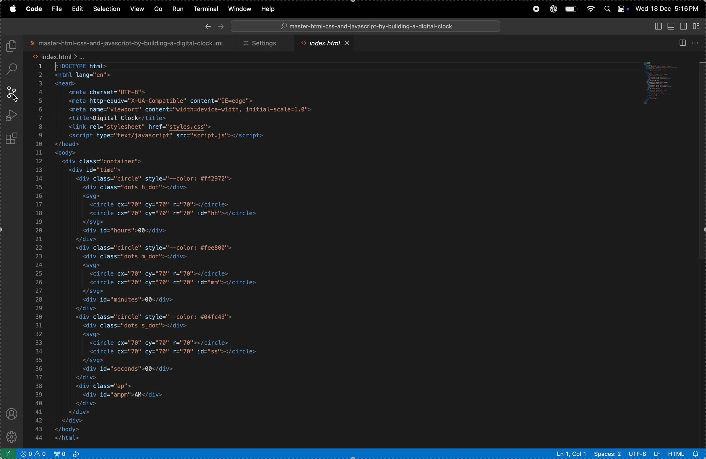  I want to click on search bar, so click(368, 26).